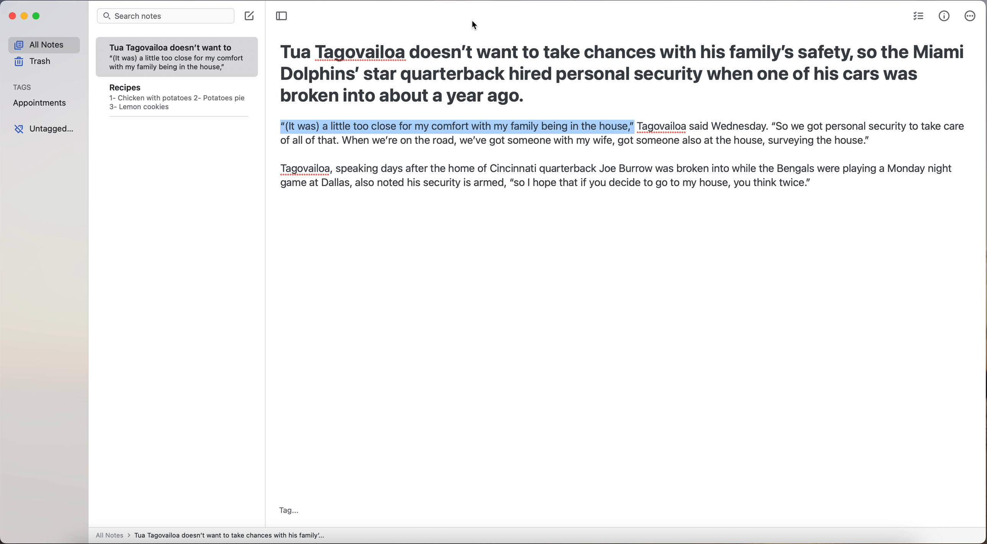  I want to click on Appointments tags, so click(40, 102).